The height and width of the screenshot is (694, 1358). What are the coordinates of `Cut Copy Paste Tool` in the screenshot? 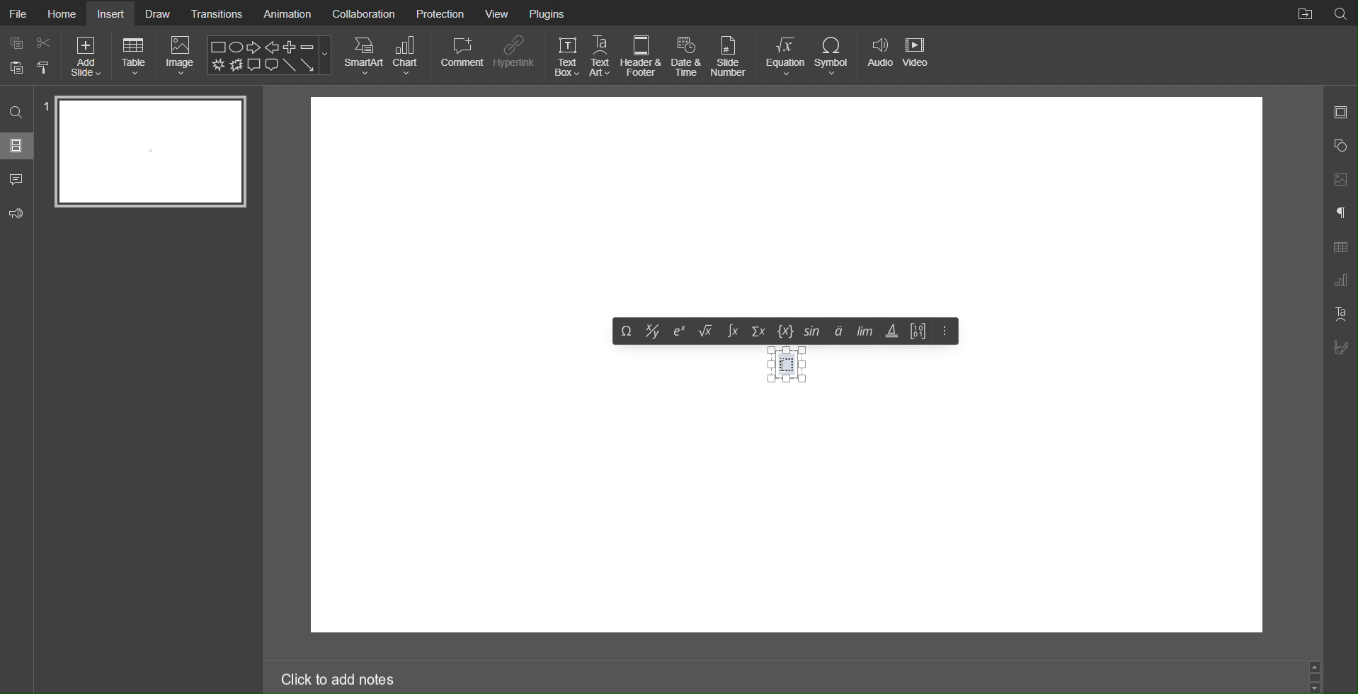 It's located at (28, 57).